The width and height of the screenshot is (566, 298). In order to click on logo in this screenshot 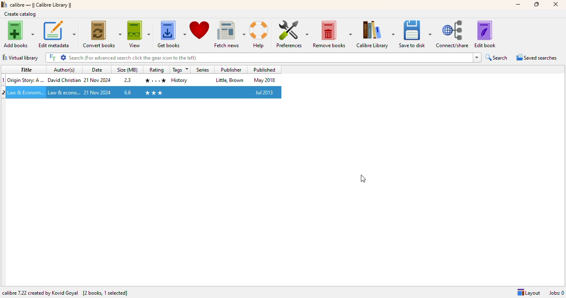, I will do `click(4, 4)`.